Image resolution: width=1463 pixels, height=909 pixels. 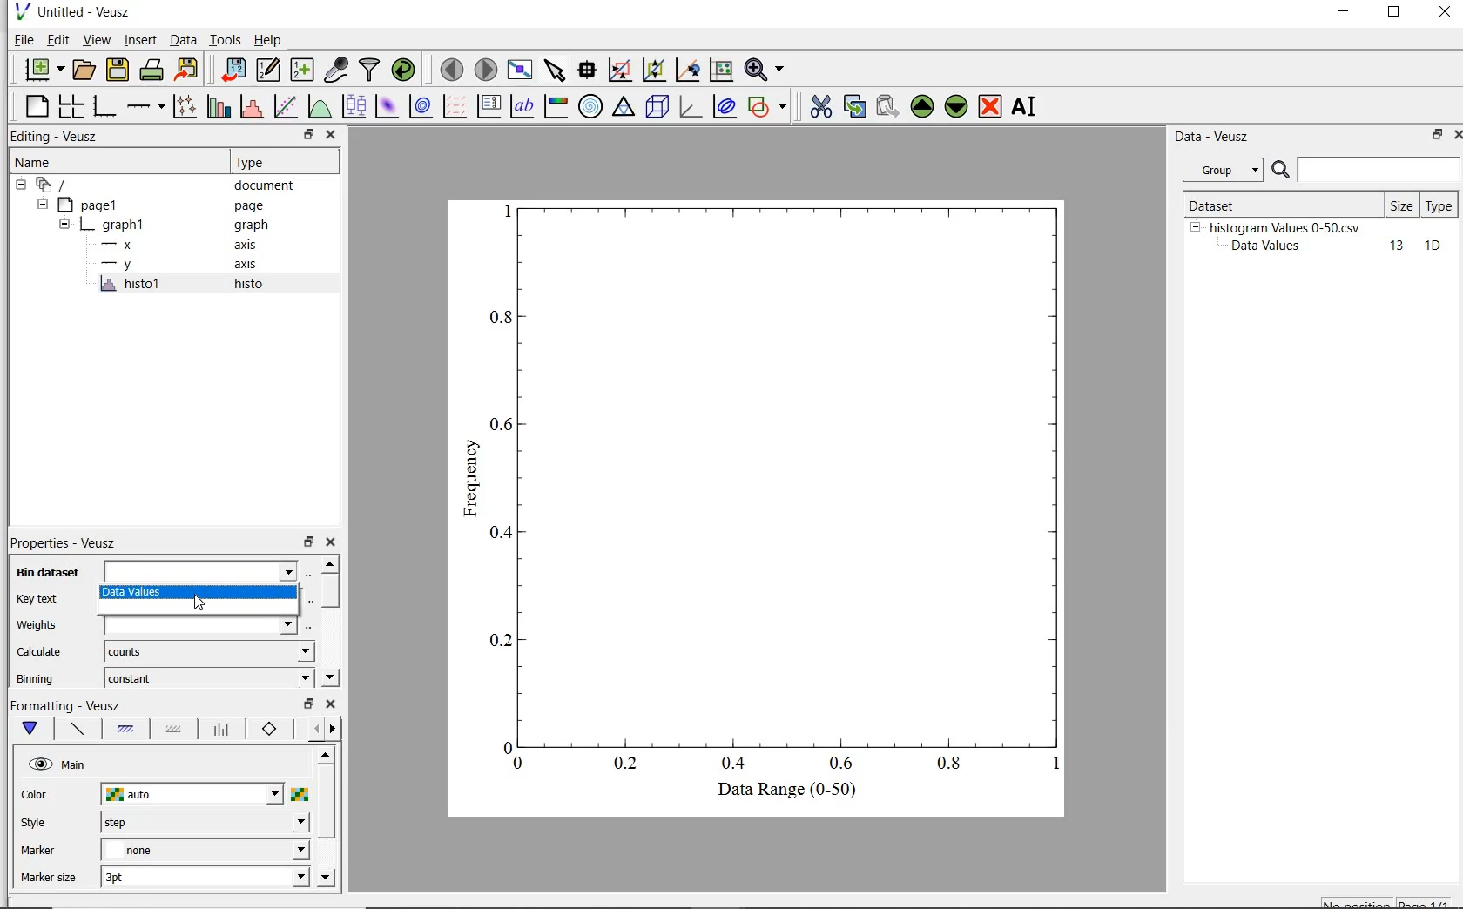 I want to click on name, so click(x=31, y=163).